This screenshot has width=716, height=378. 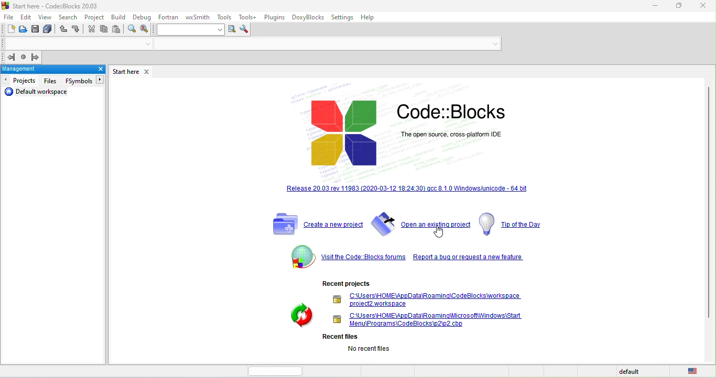 What do you see at coordinates (37, 28) in the screenshot?
I see `save` at bounding box center [37, 28].